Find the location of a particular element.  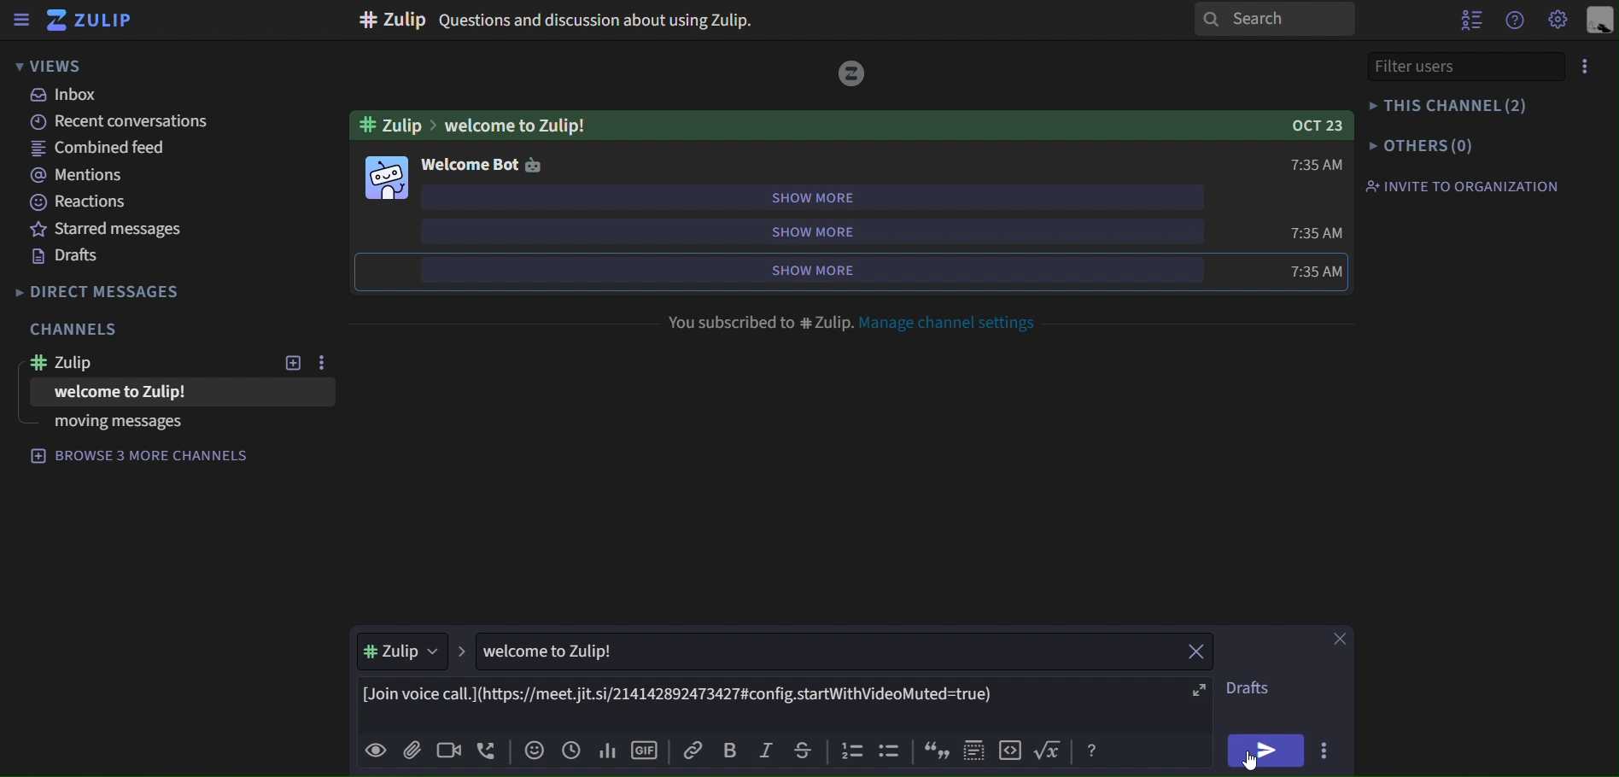

add gif is located at coordinates (645, 750).